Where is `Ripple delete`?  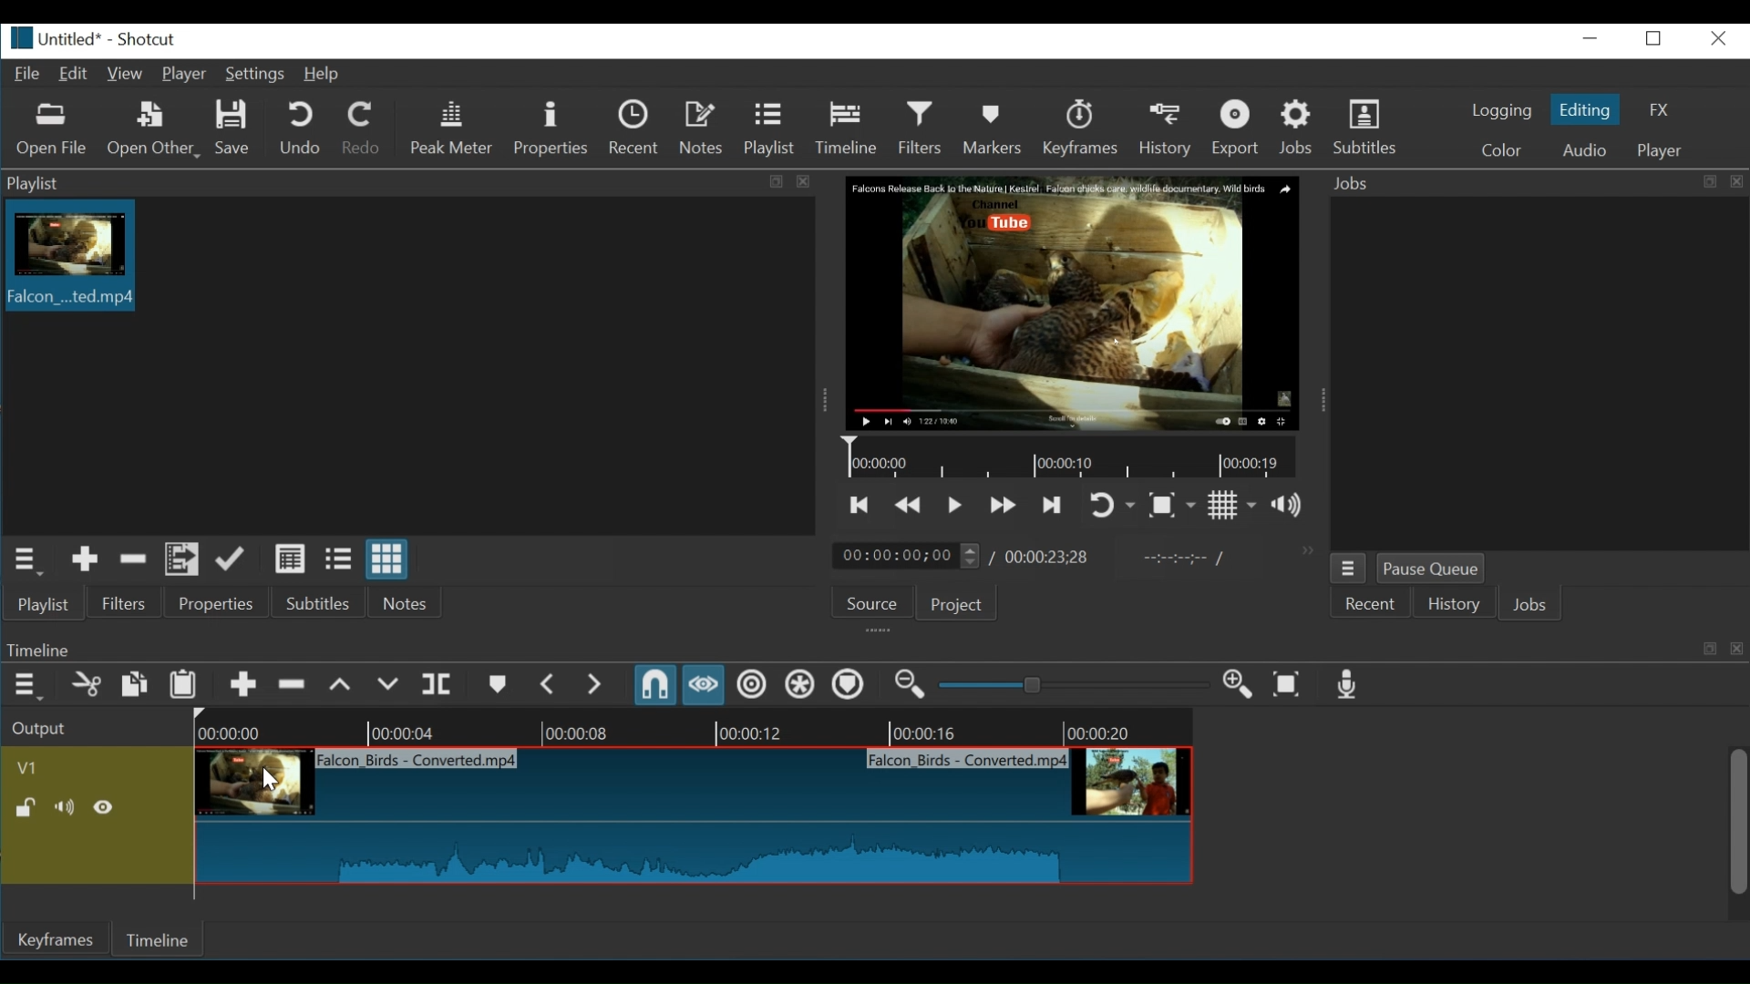
Ripple delete is located at coordinates (293, 684).